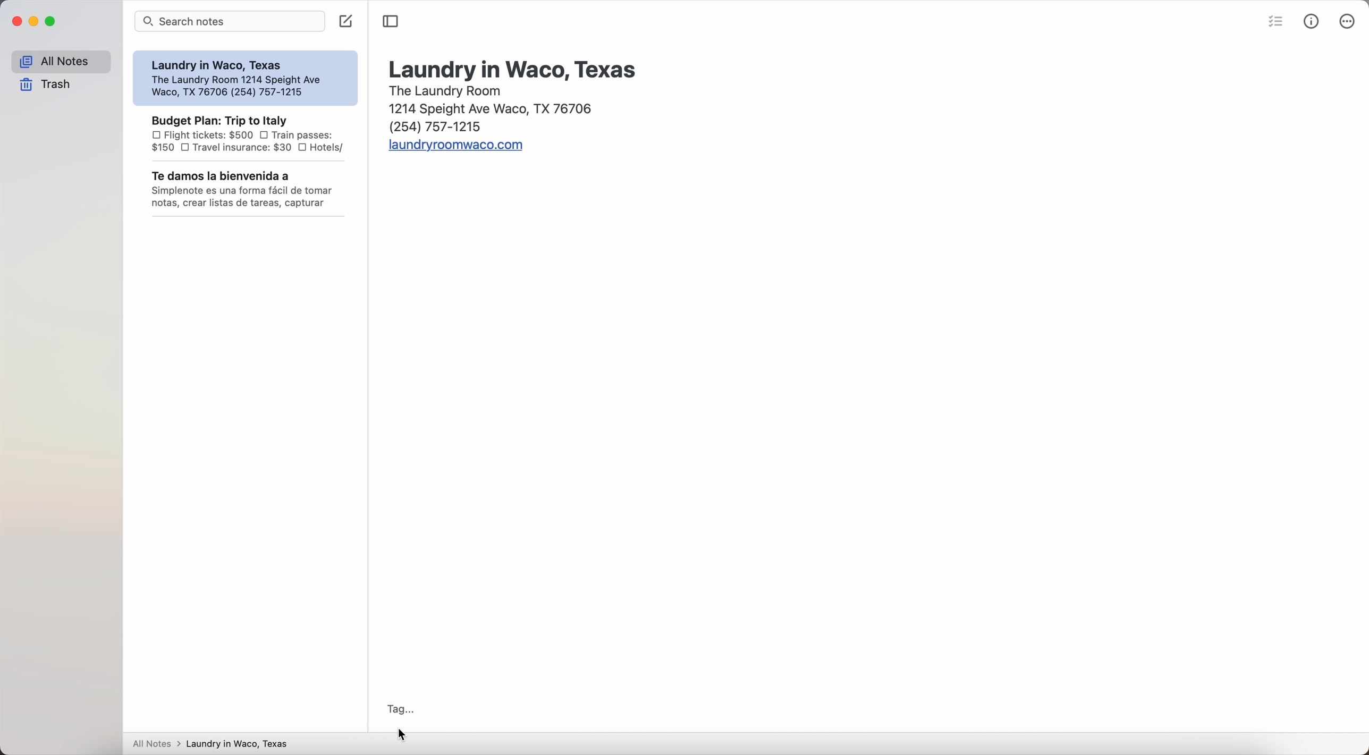 The width and height of the screenshot is (1369, 755). Describe the element at coordinates (216, 742) in the screenshot. I see `all notes > laundry in Waco, Texas` at that location.